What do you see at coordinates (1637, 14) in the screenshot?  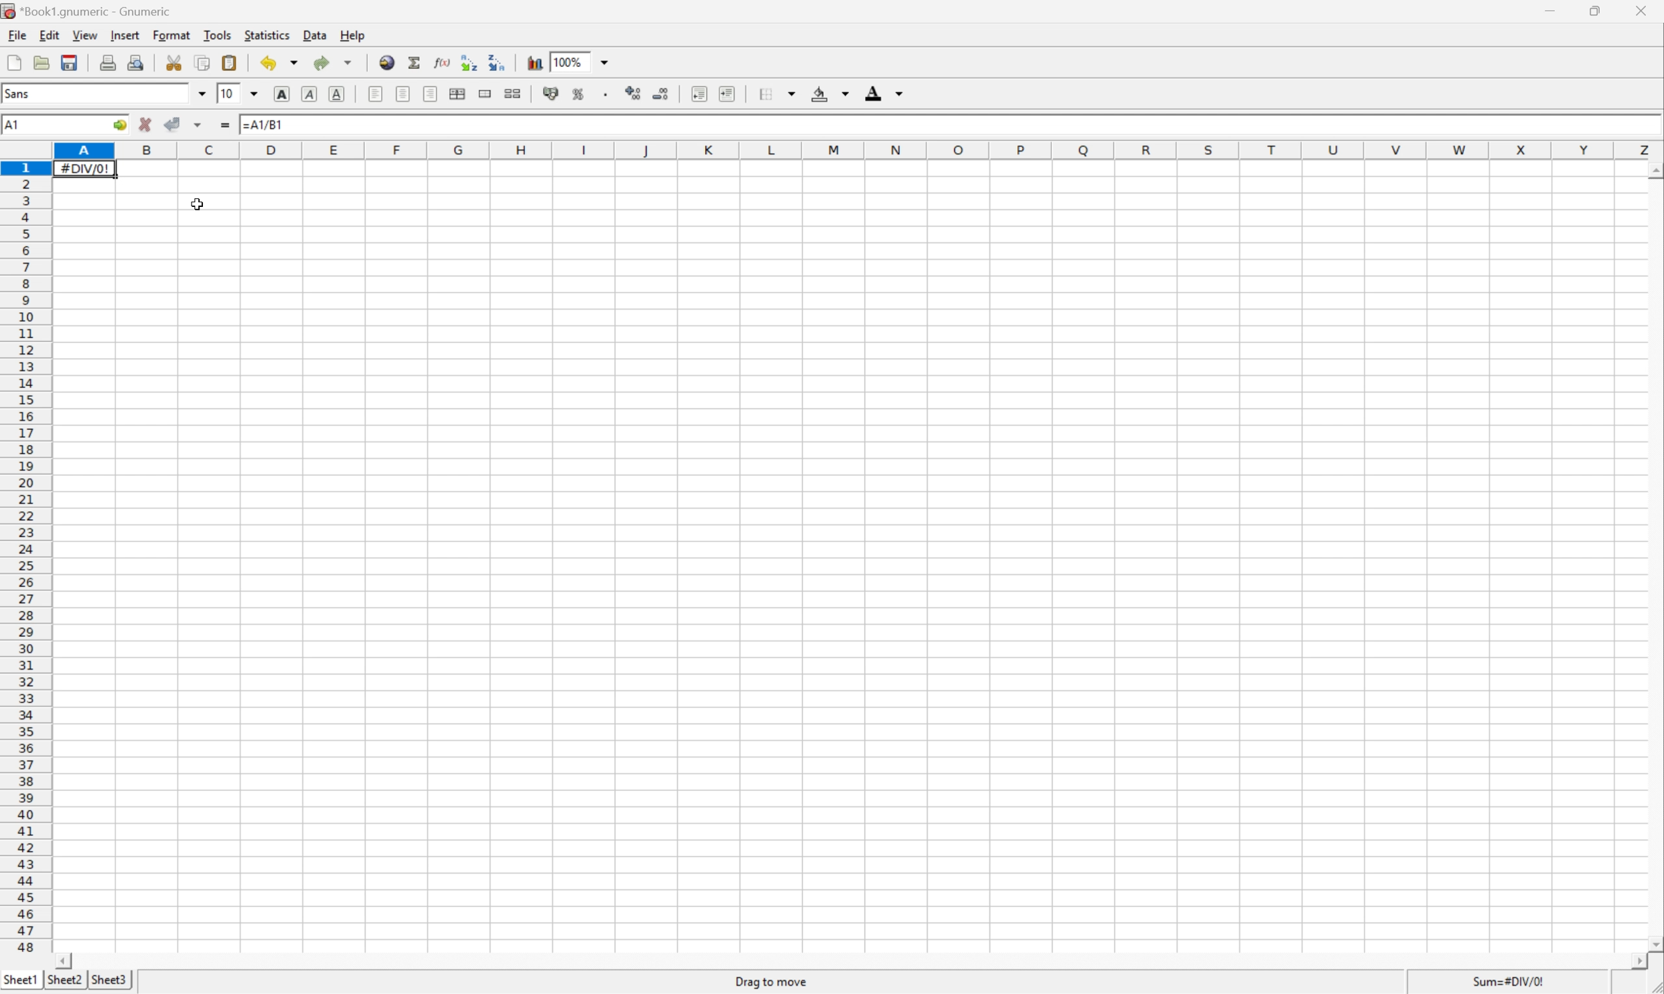 I see `close` at bounding box center [1637, 14].